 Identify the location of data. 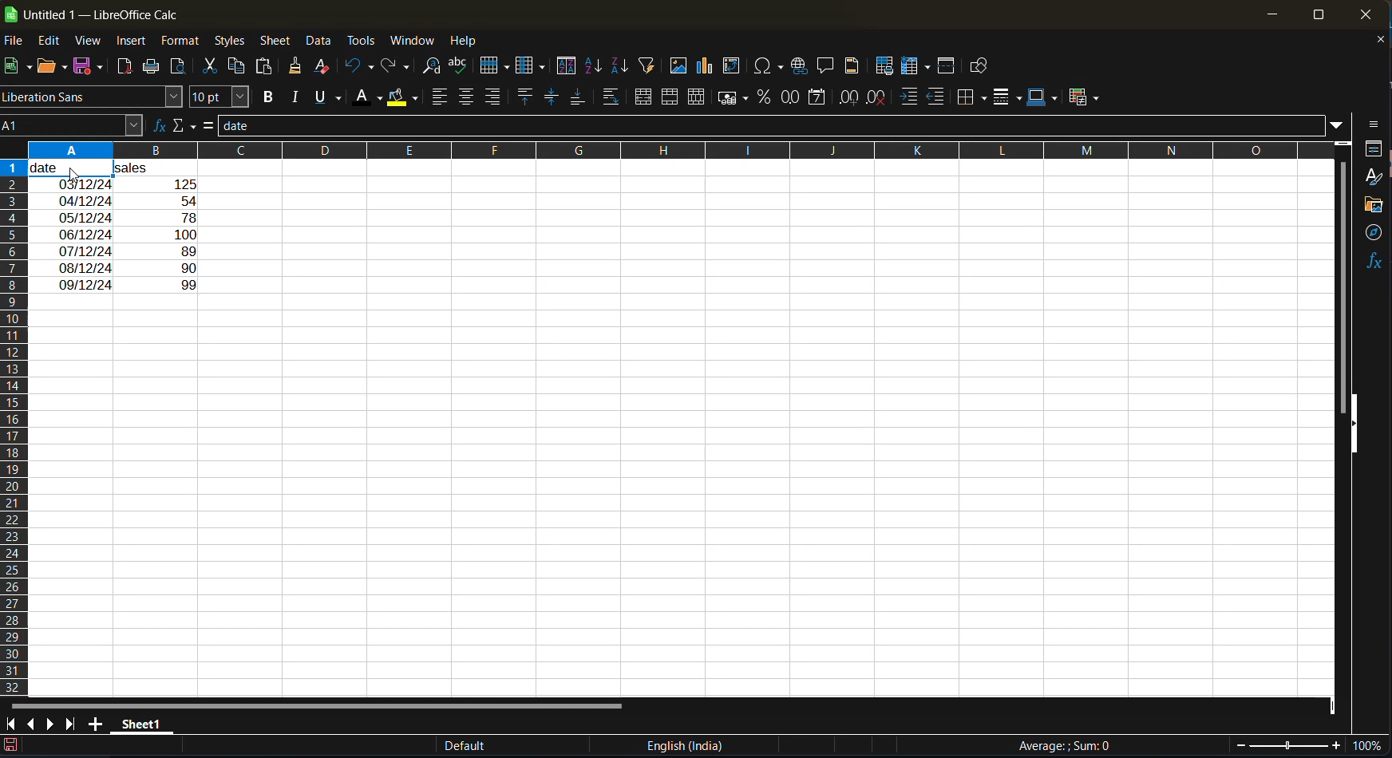
(320, 41).